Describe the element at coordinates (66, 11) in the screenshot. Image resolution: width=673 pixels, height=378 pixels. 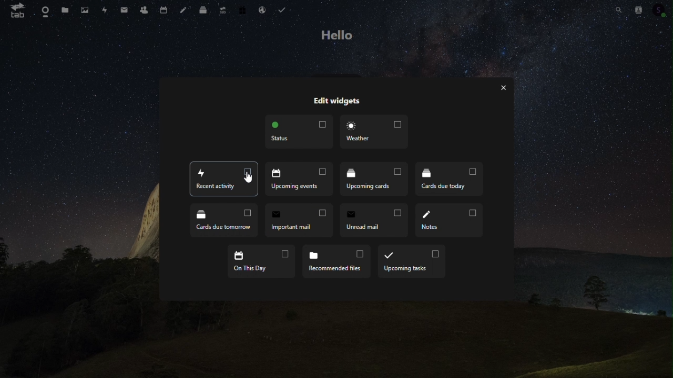
I see `Files` at that location.